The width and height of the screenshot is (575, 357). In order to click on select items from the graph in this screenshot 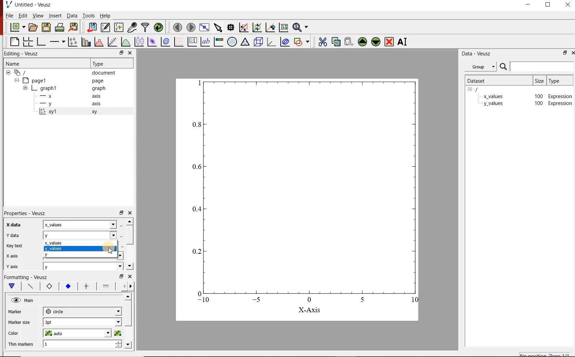, I will do `click(219, 27)`.